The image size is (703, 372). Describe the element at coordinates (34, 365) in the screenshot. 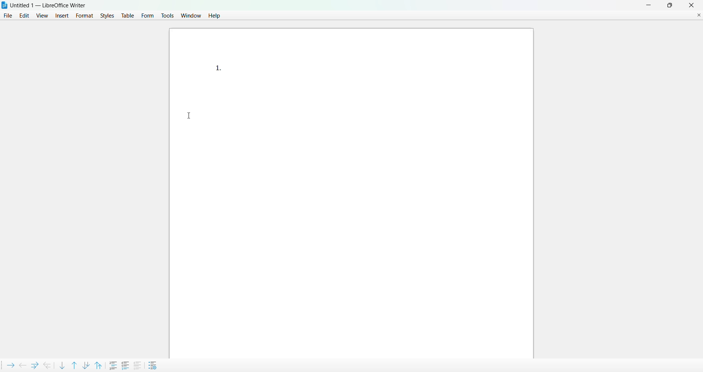

I see `demote outline level with subpoints` at that location.